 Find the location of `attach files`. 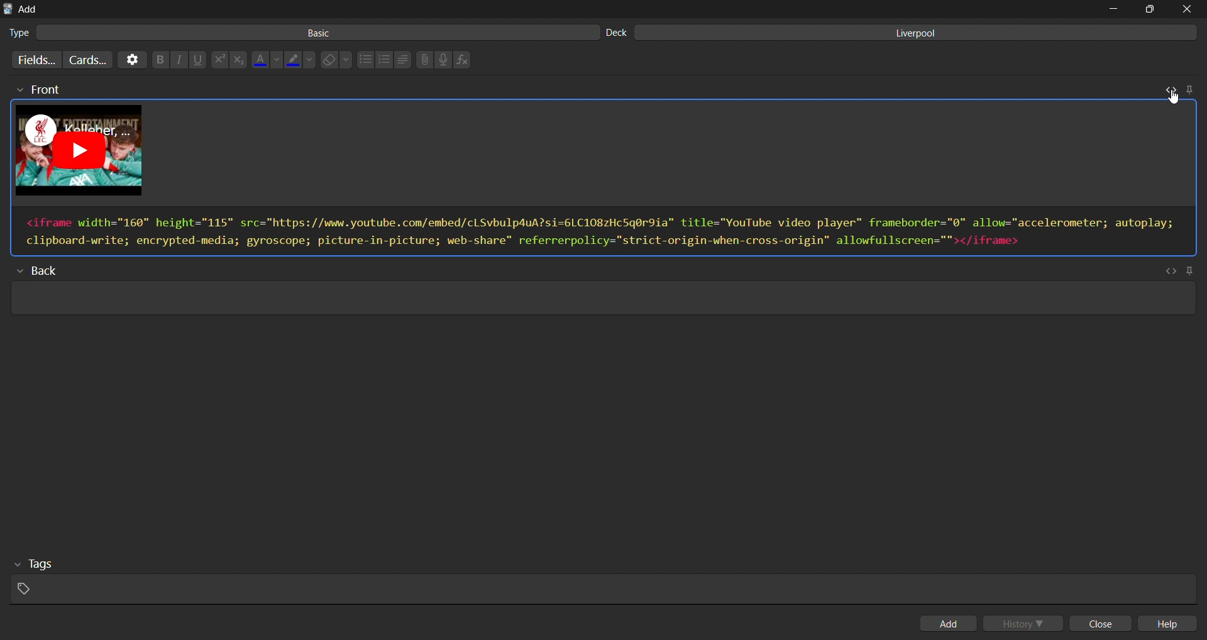

attach files is located at coordinates (424, 60).